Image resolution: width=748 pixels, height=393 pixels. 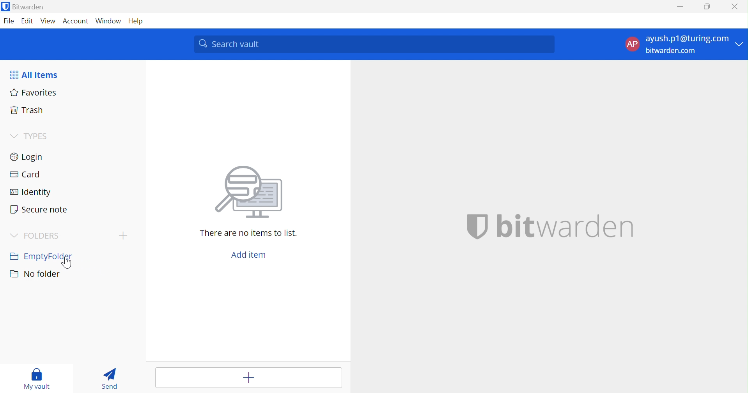 What do you see at coordinates (34, 75) in the screenshot?
I see `All items` at bounding box center [34, 75].